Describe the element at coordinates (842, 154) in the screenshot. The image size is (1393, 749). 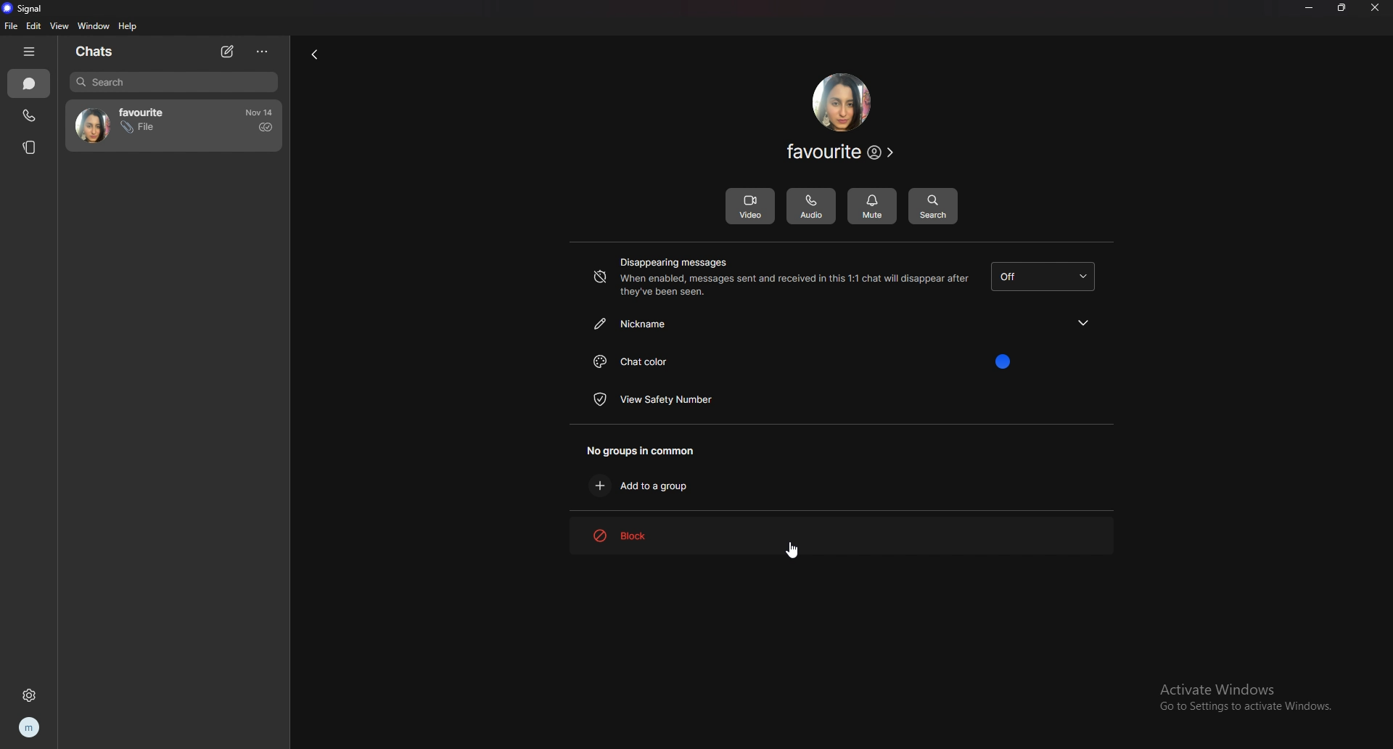
I see `nickname` at that location.